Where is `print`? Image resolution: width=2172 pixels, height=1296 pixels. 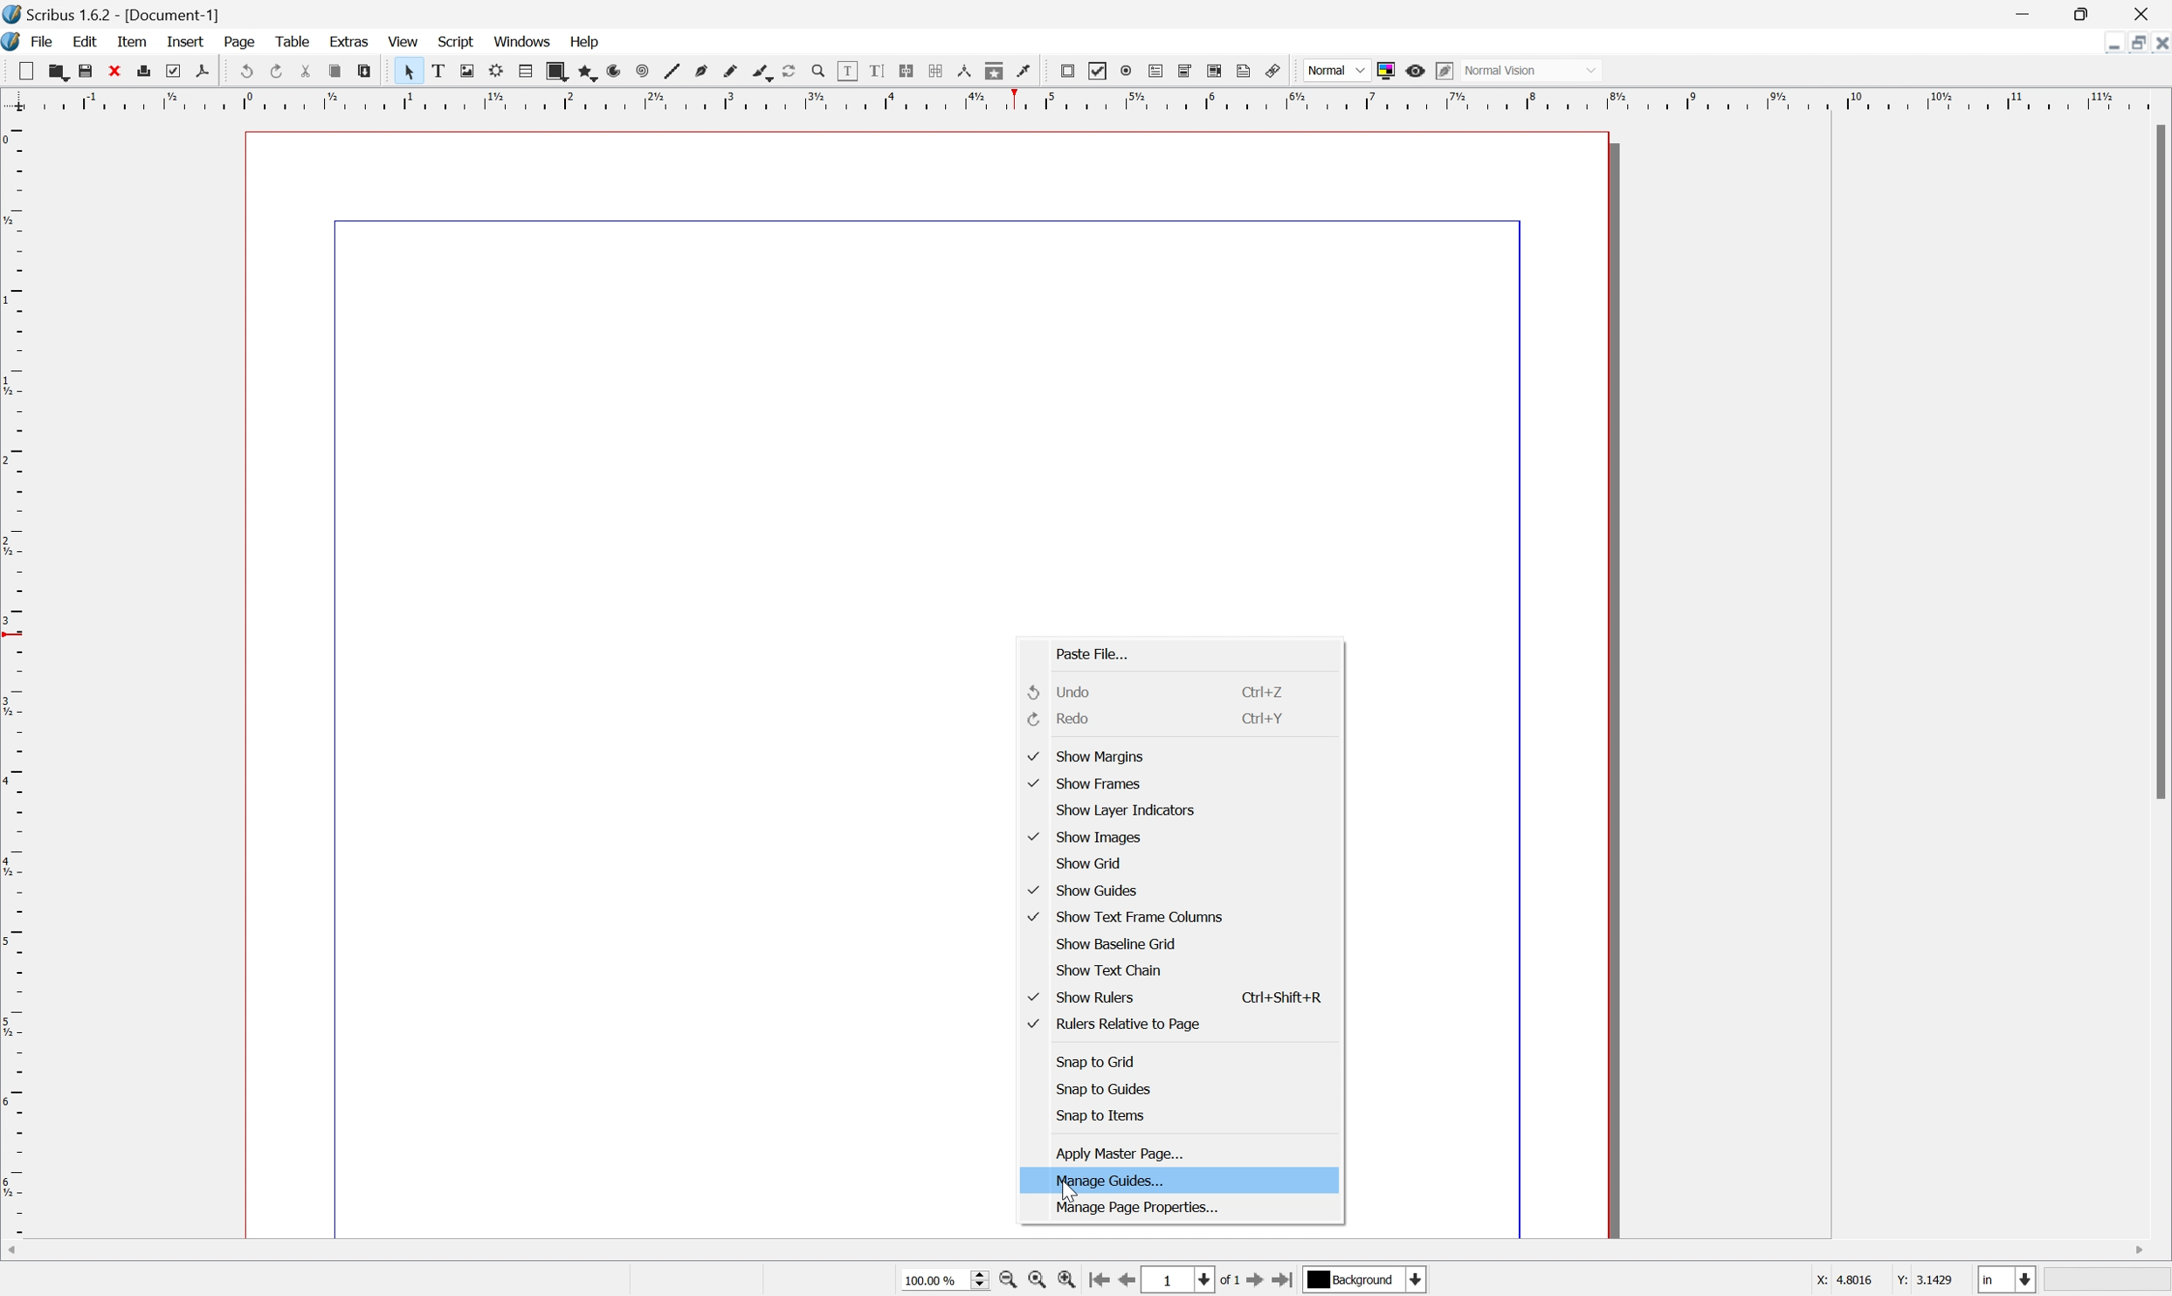 print is located at coordinates (152, 73).